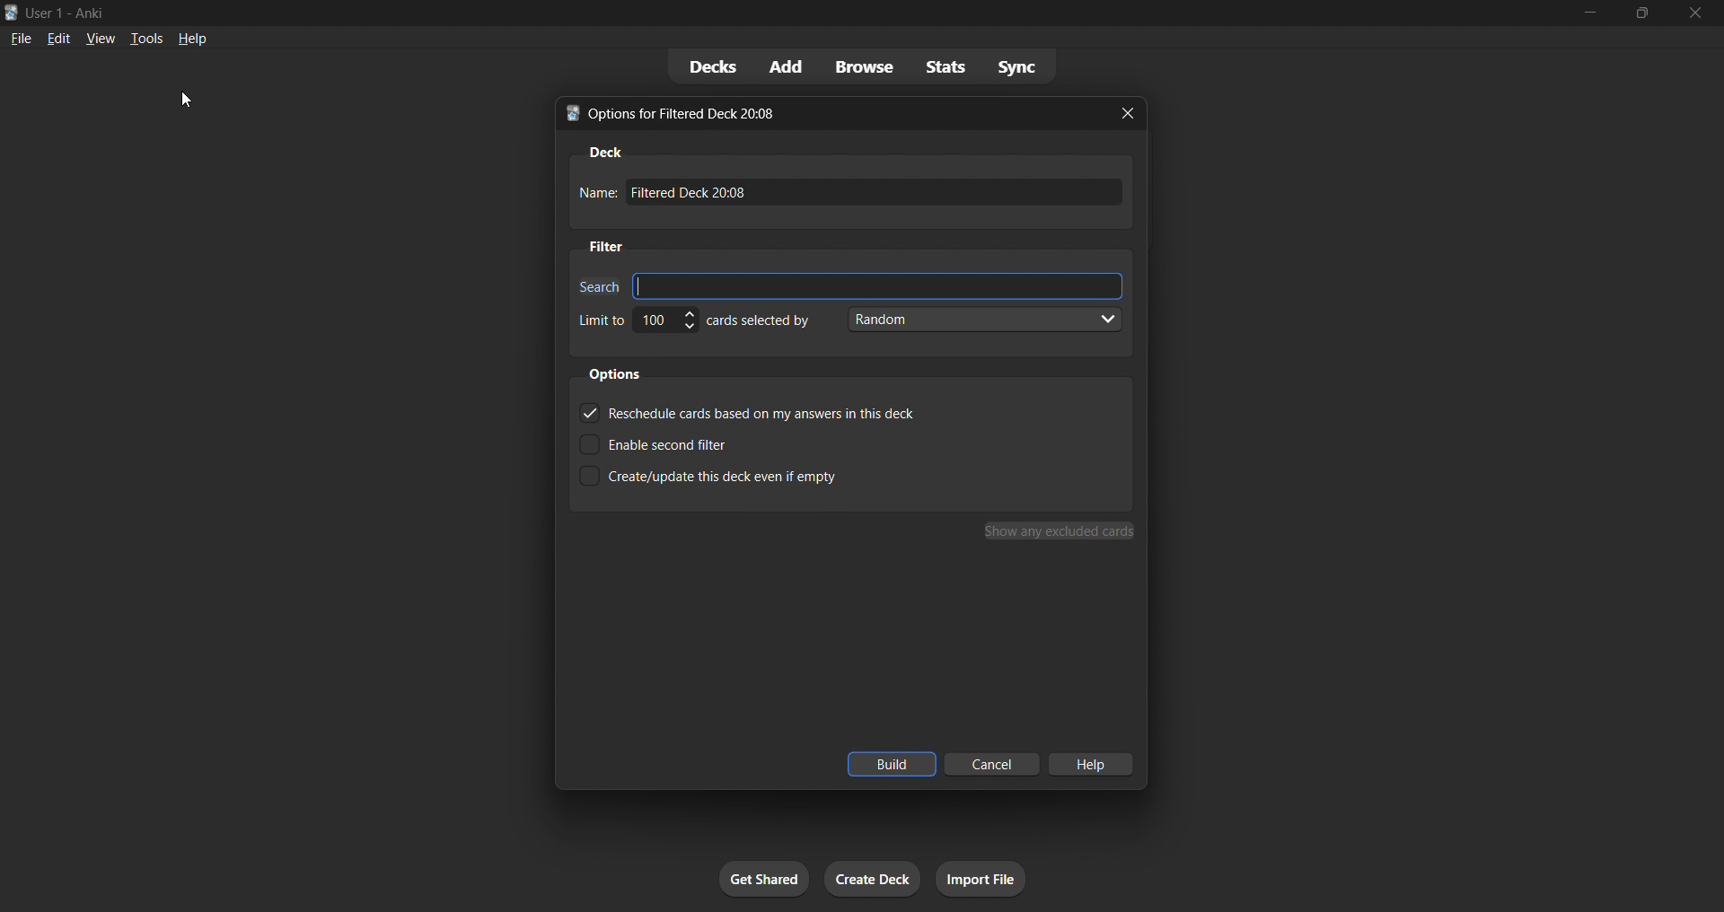 This screenshot has width=1724, height=912. I want to click on Anki Desktop icon, so click(569, 116).